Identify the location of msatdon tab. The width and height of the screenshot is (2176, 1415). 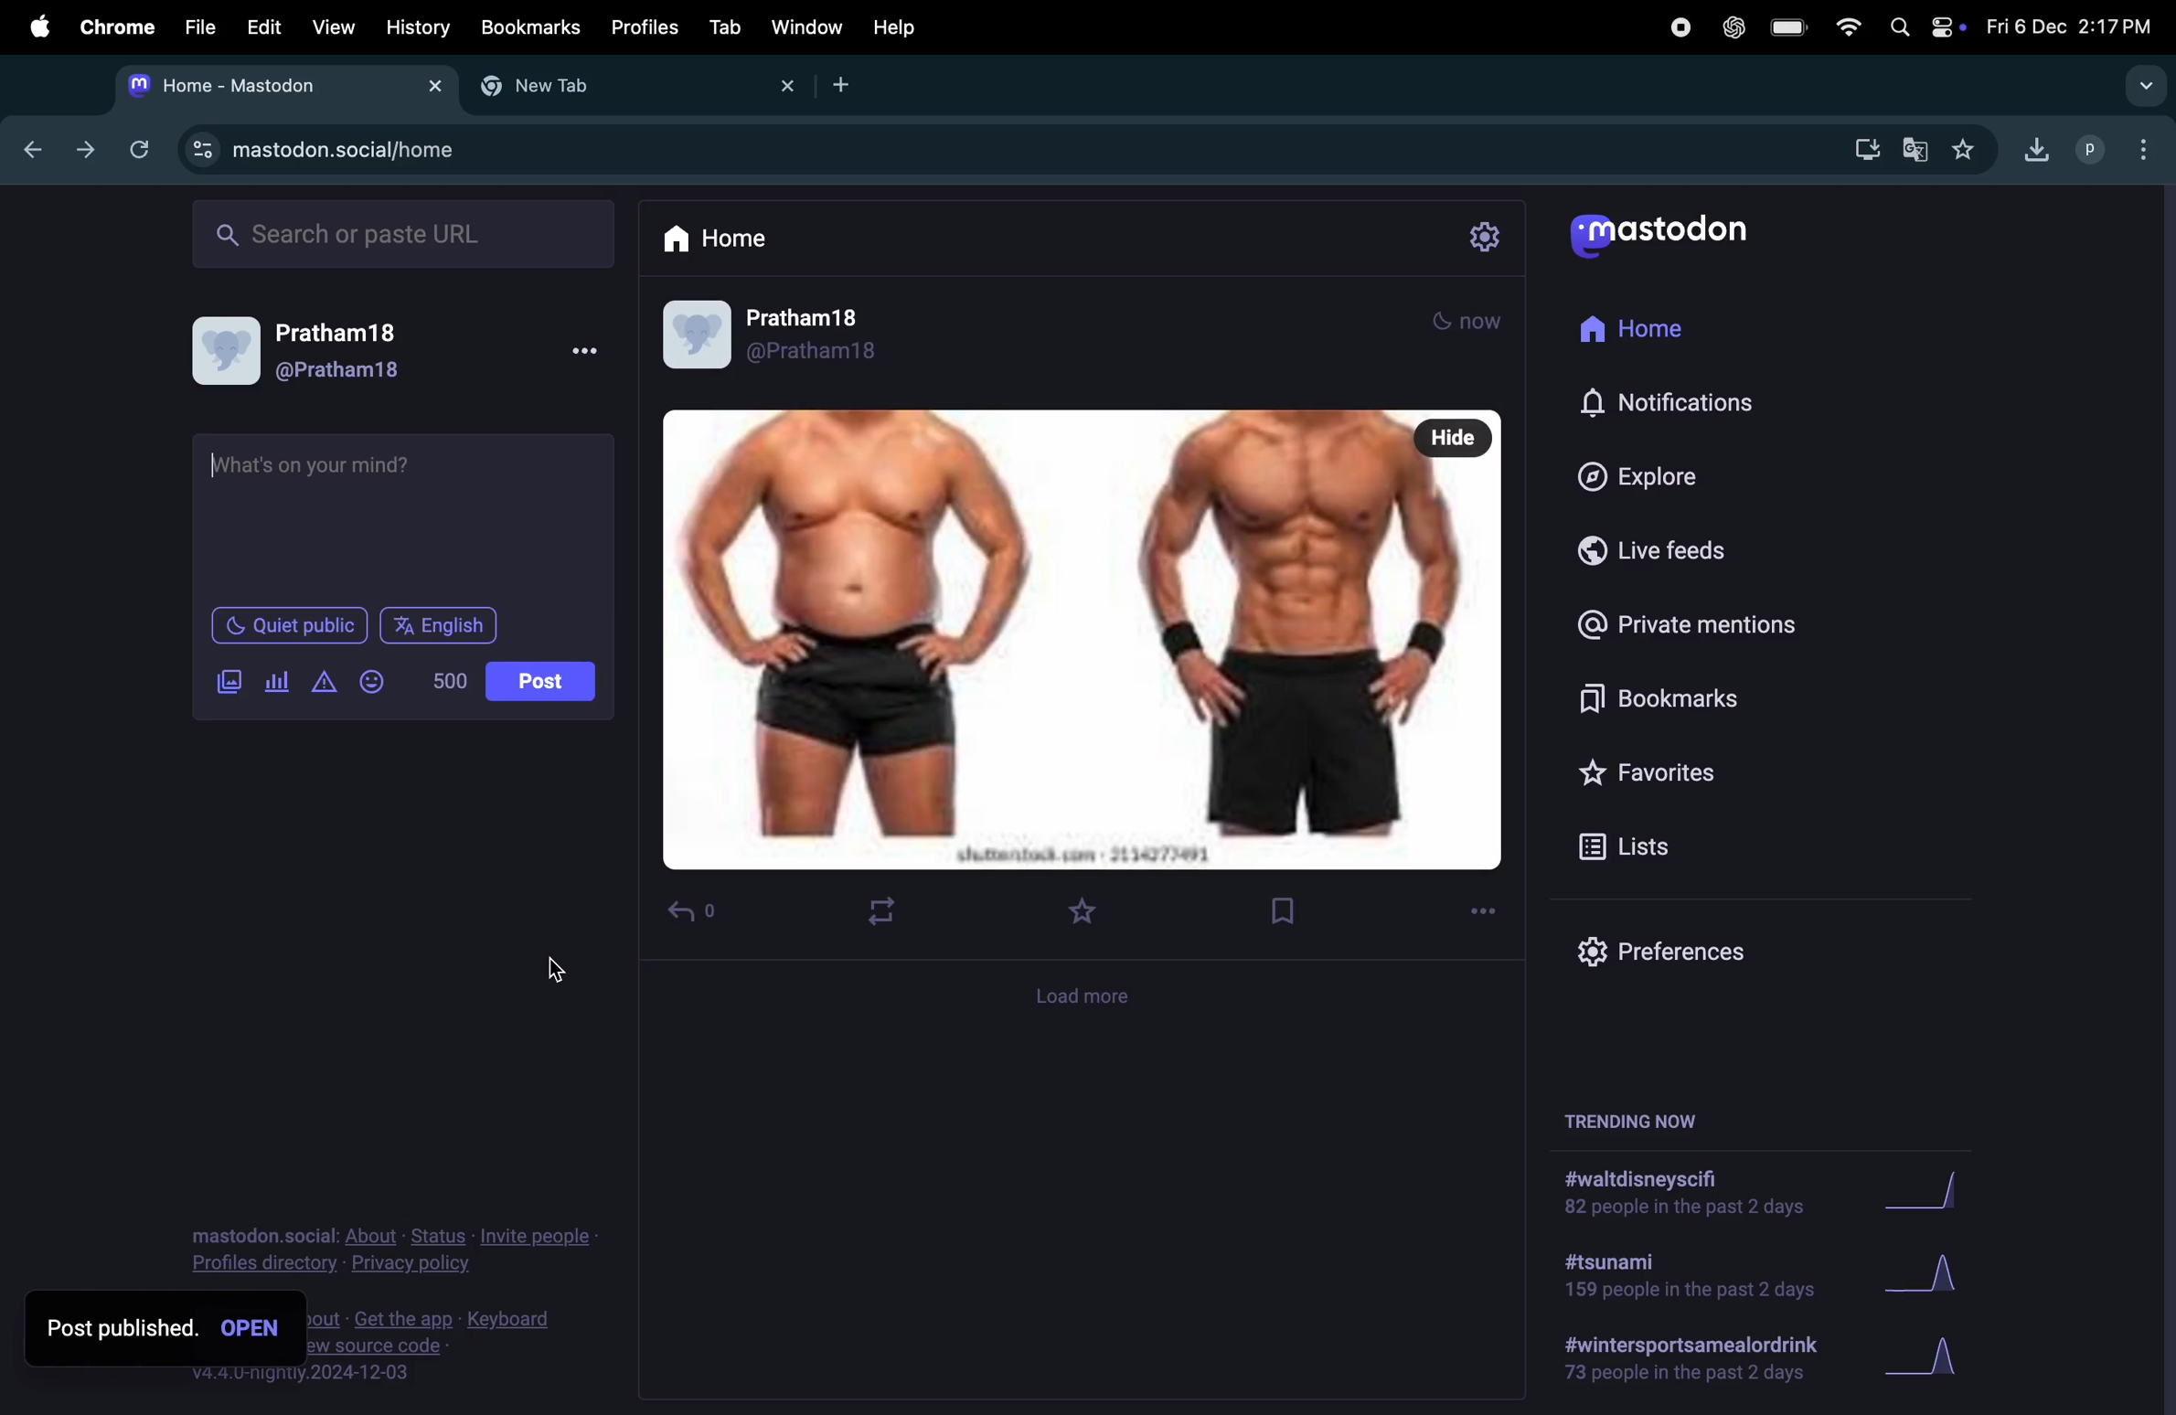
(278, 82).